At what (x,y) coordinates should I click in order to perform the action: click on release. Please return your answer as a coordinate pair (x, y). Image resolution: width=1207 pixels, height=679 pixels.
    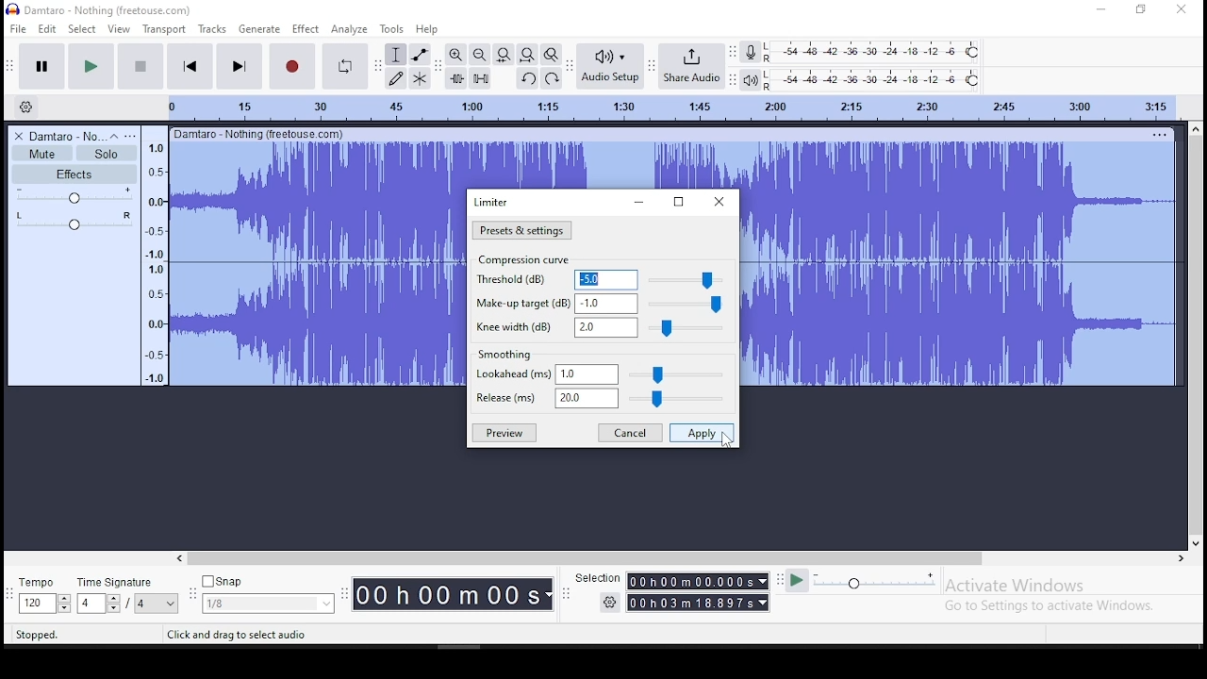
    Looking at the image, I should click on (604, 400).